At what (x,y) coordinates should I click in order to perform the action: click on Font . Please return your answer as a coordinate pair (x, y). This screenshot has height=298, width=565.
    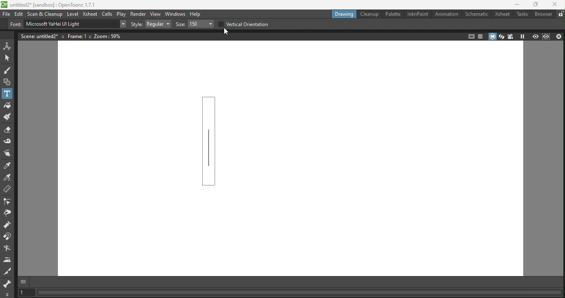
    Looking at the image, I should click on (15, 24).